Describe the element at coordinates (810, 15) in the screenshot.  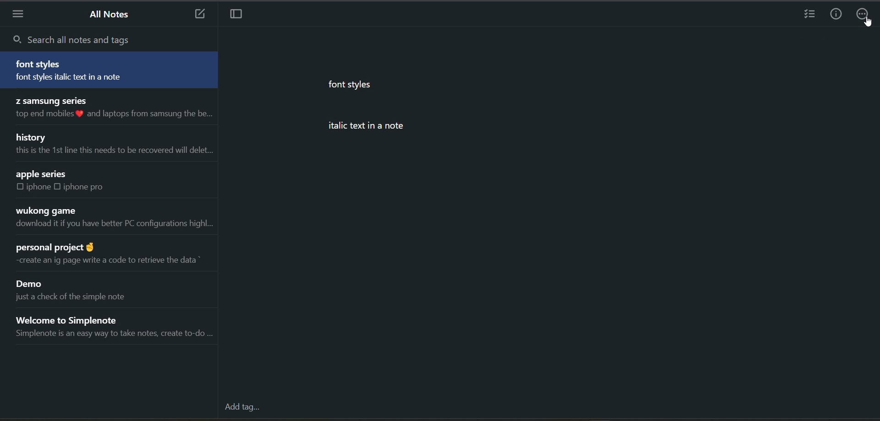
I see `insert checklist` at that location.